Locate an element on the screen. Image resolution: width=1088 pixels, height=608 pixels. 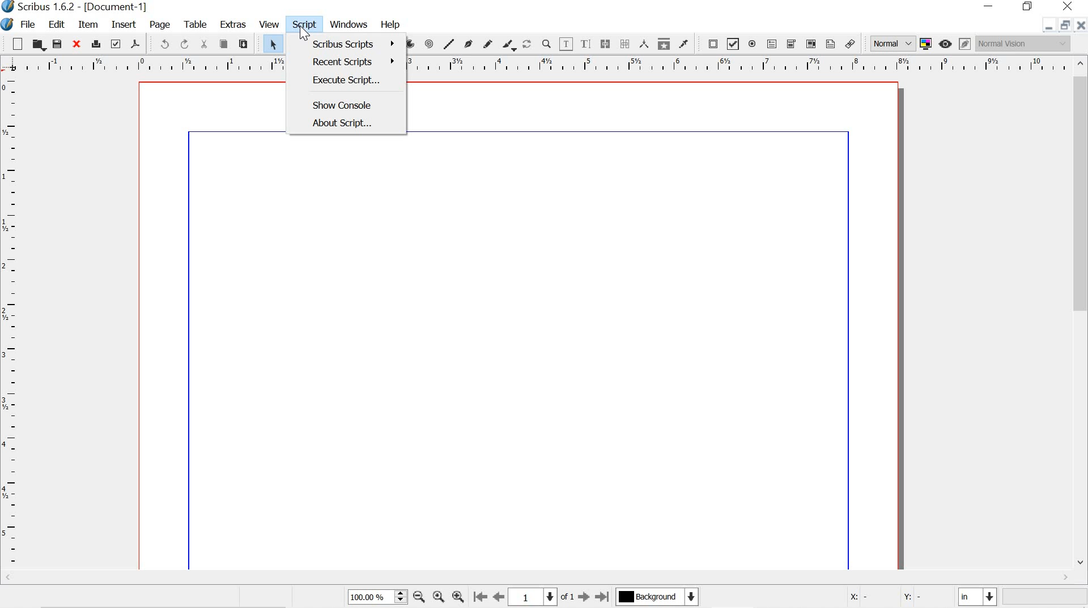
ruler is located at coordinates (143, 65).